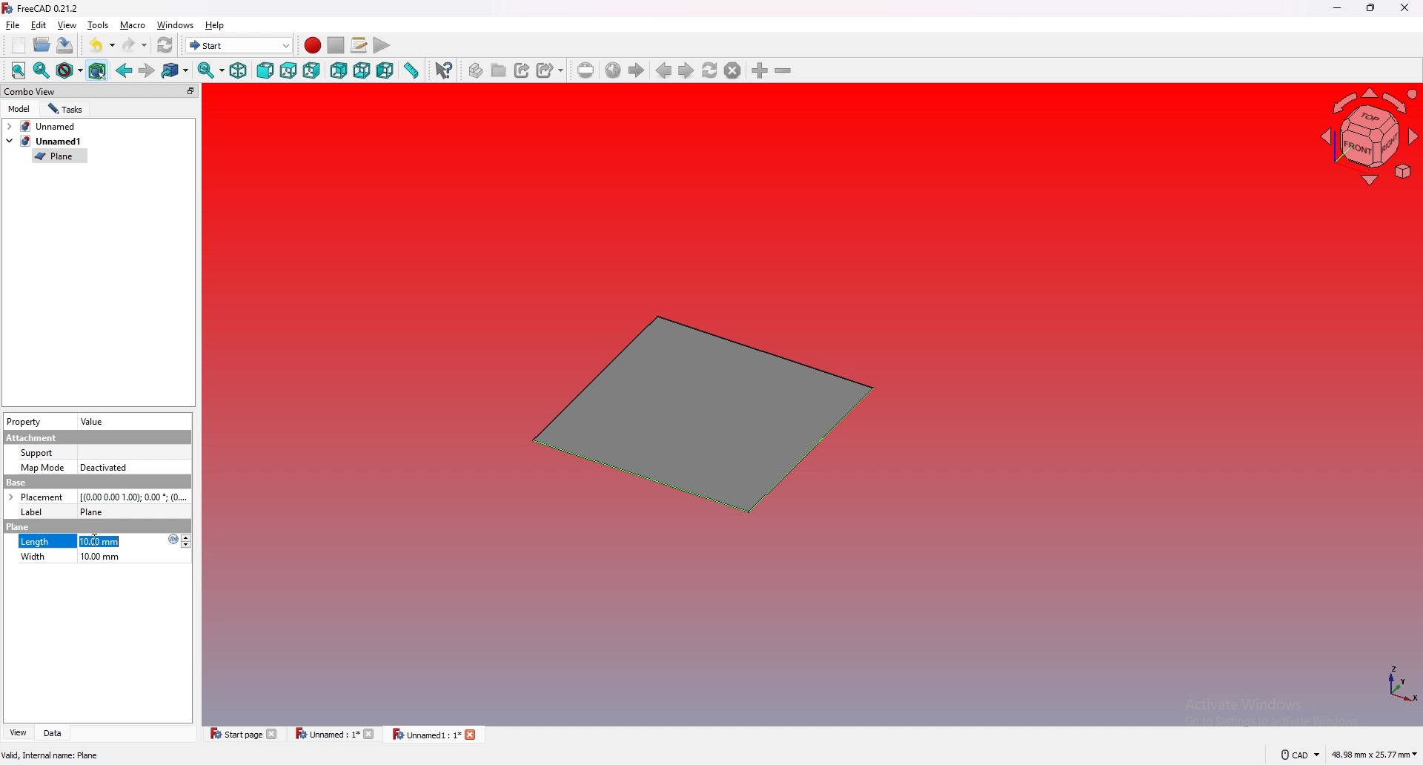 Image resolution: width=1423 pixels, height=765 pixels. Describe the element at coordinates (1376, 755) in the screenshot. I see `48.98 mm x 25.77 mm` at that location.